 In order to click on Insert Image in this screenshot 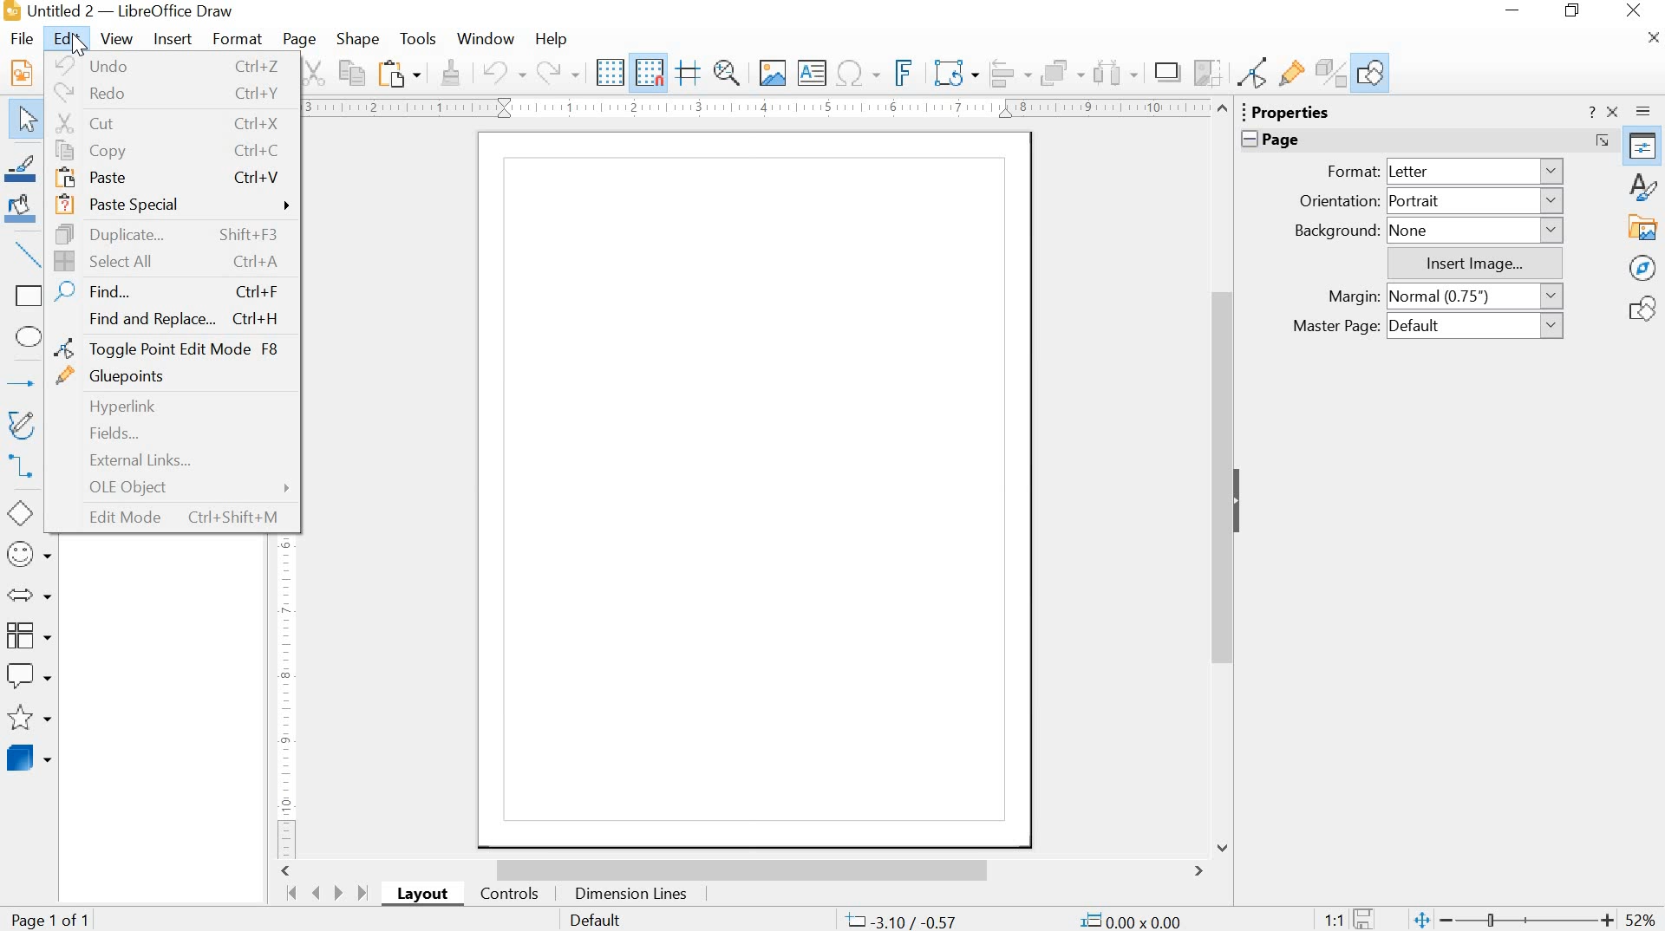, I will do `click(1475, 263)`.